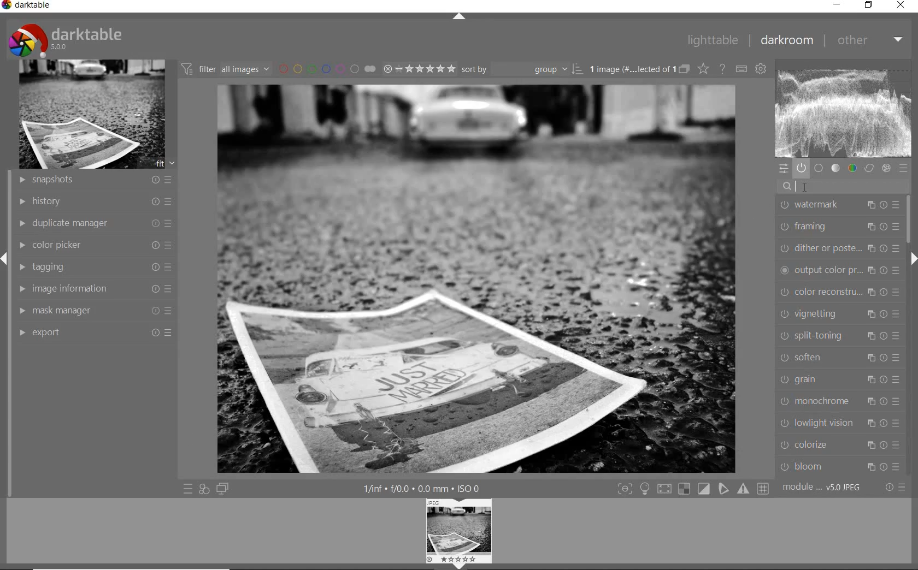 This screenshot has width=918, height=570. What do you see at coordinates (839, 250) in the screenshot?
I see `dither or paste` at bounding box center [839, 250].